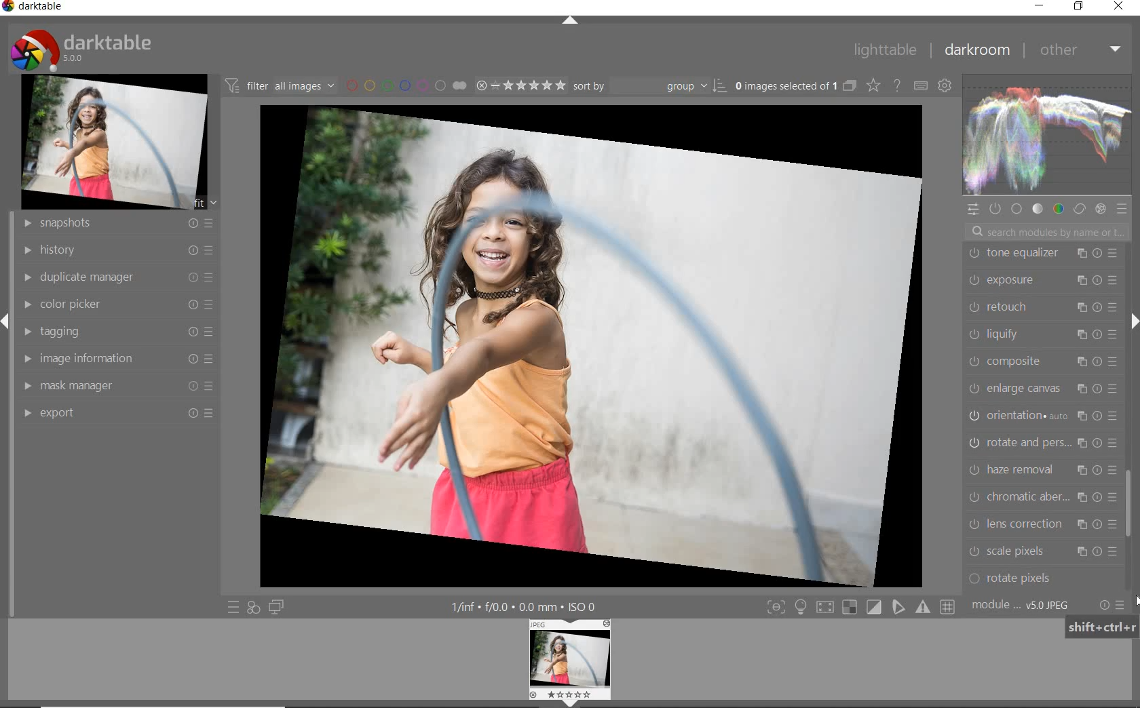 This screenshot has width=1140, height=708. I want to click on scrollbar, so click(1128, 503).